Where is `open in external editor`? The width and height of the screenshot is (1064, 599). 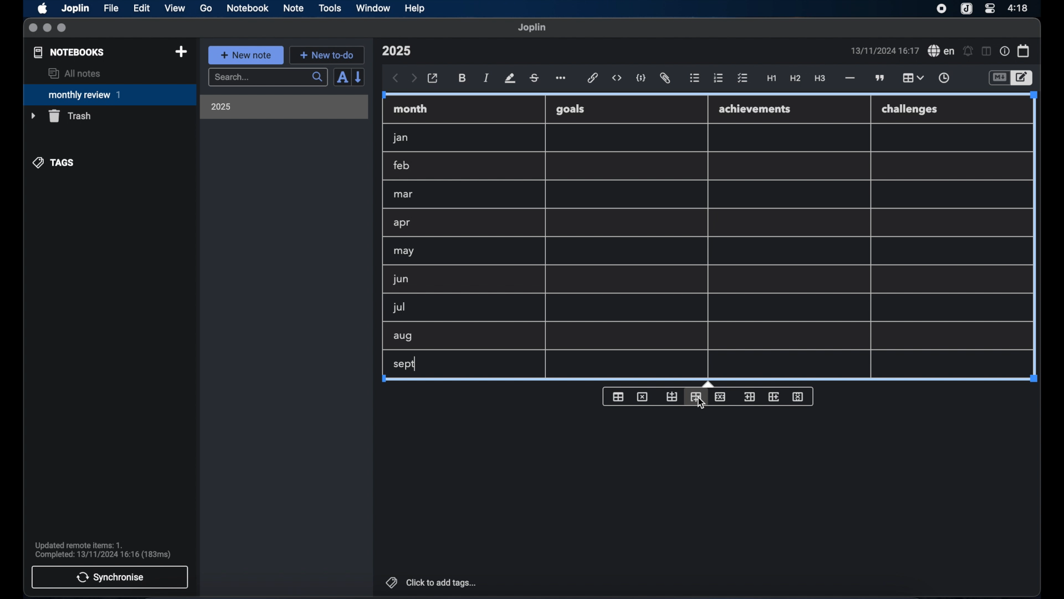
open in external editor is located at coordinates (433, 79).